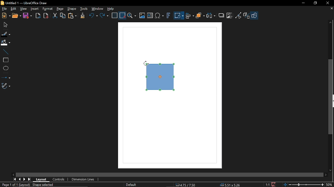 This screenshot has height=187, width=334. What do you see at coordinates (229, 16) in the screenshot?
I see `Crop` at bounding box center [229, 16].